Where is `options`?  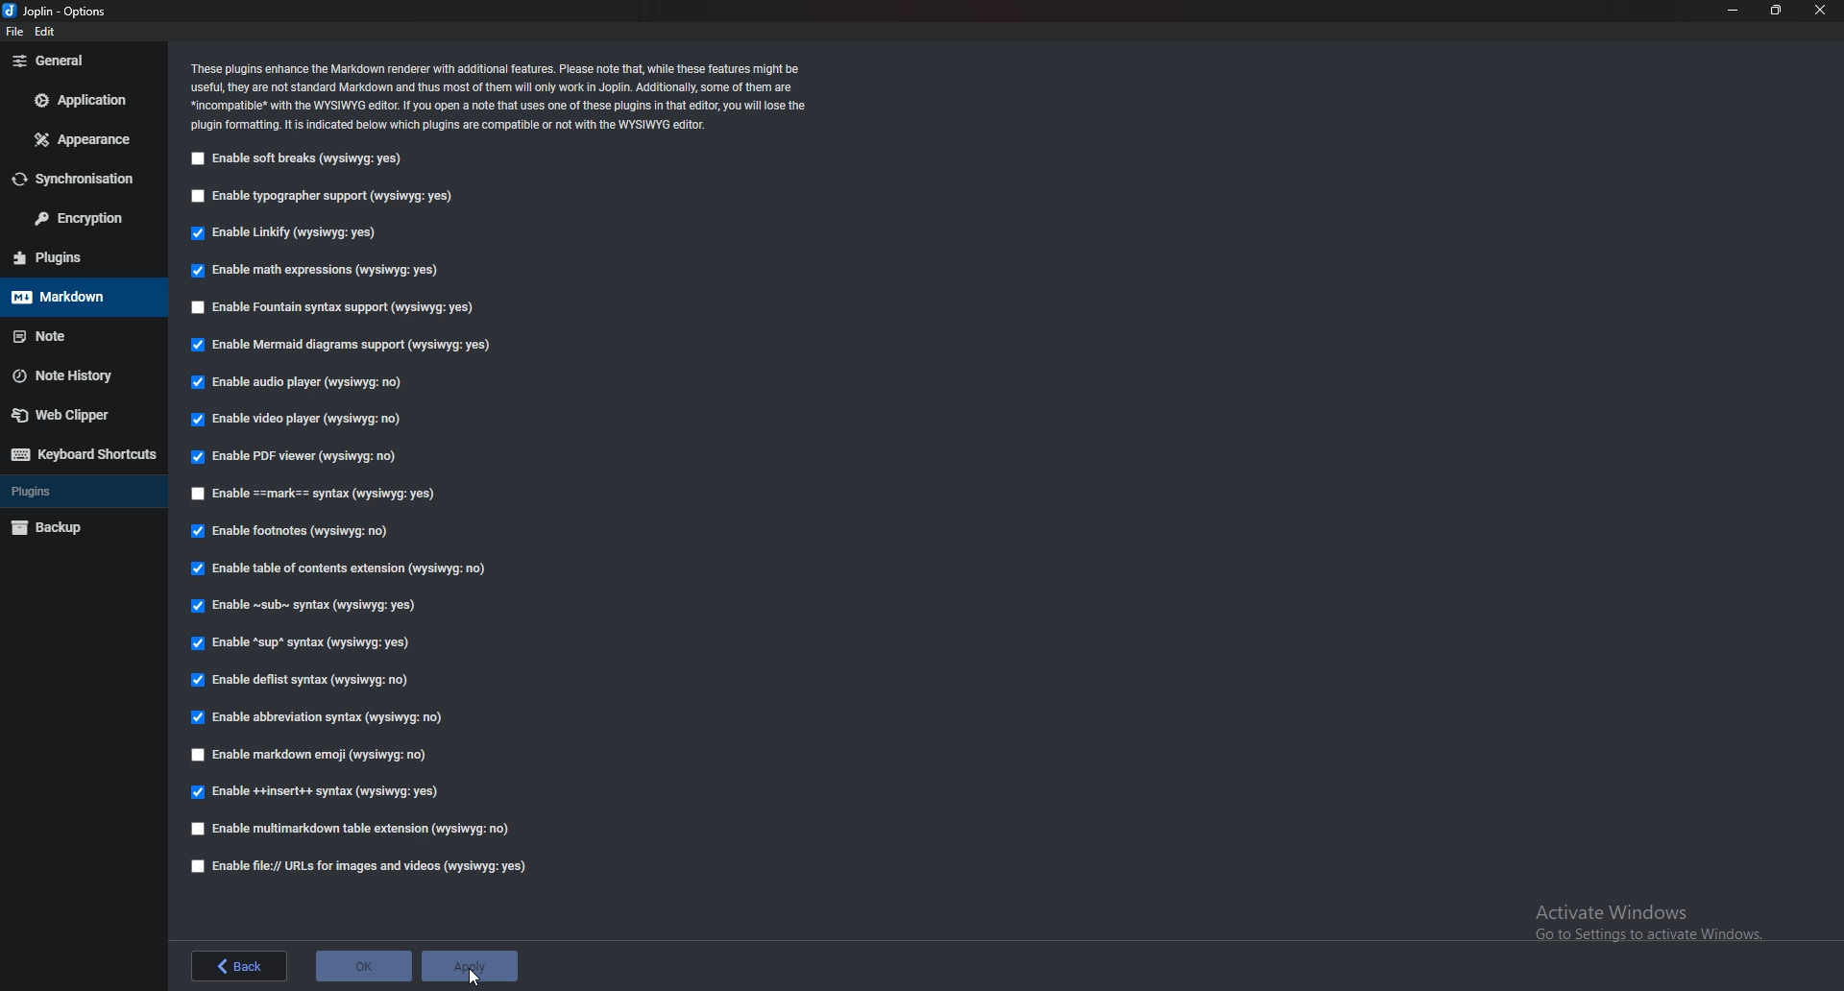 options is located at coordinates (55, 12).